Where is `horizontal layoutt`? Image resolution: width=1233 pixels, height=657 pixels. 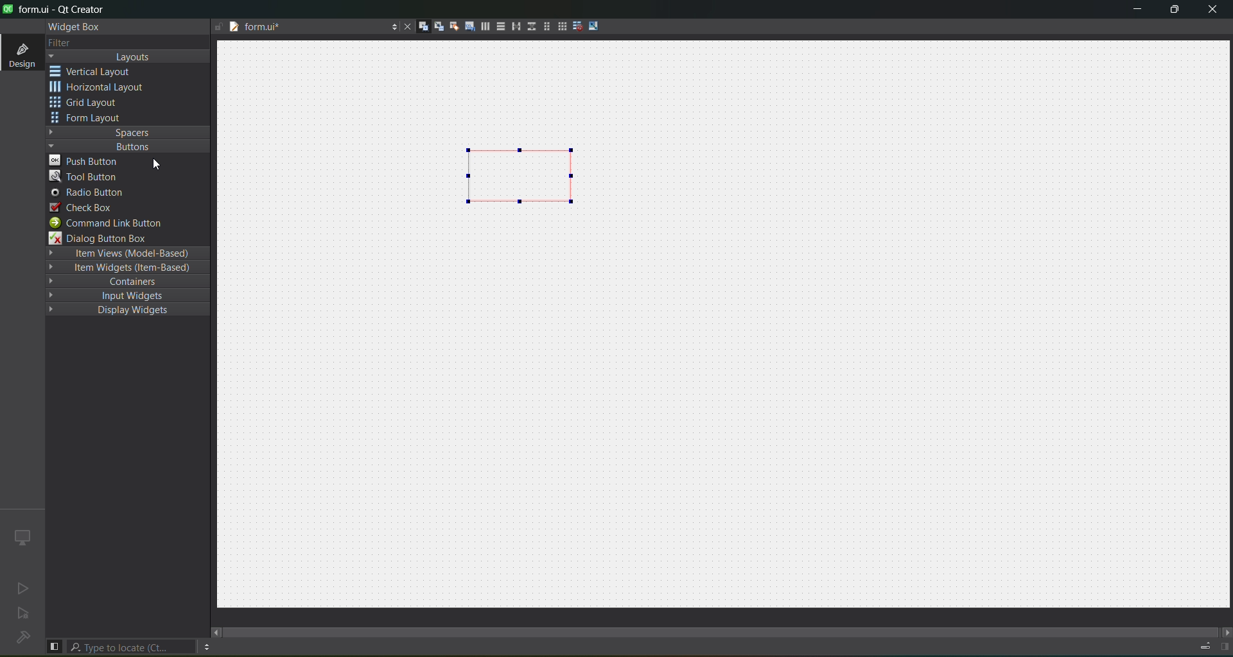
horizontal layoutt is located at coordinates (485, 28).